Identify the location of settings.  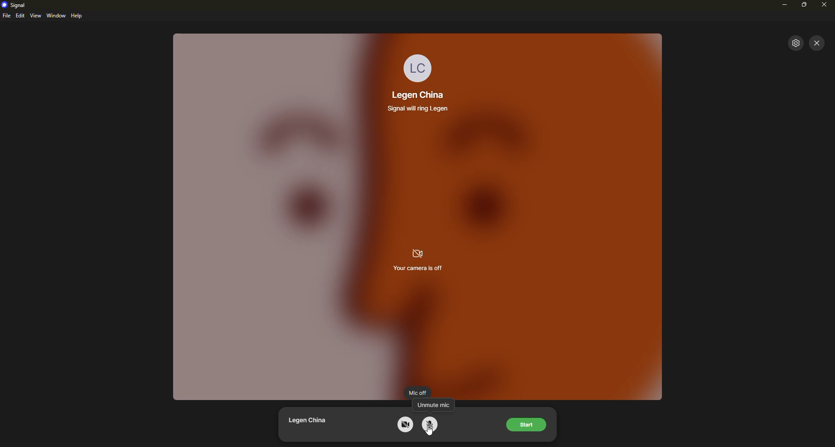
(796, 43).